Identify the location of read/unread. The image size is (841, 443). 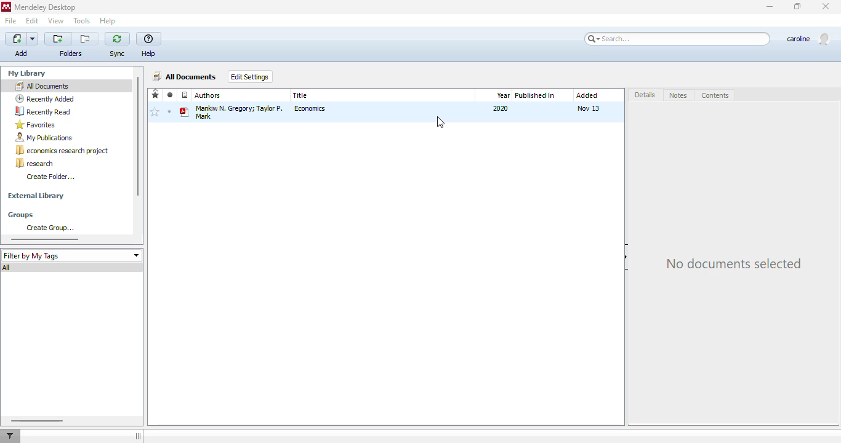
(170, 94).